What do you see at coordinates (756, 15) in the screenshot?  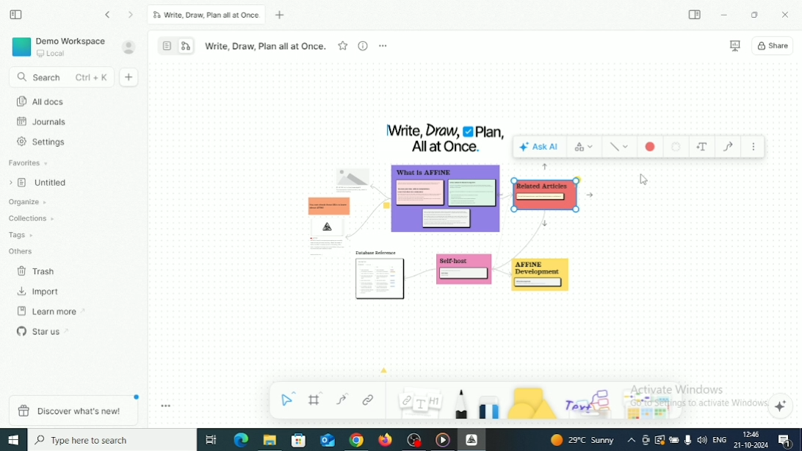 I see `Restore Down` at bounding box center [756, 15].